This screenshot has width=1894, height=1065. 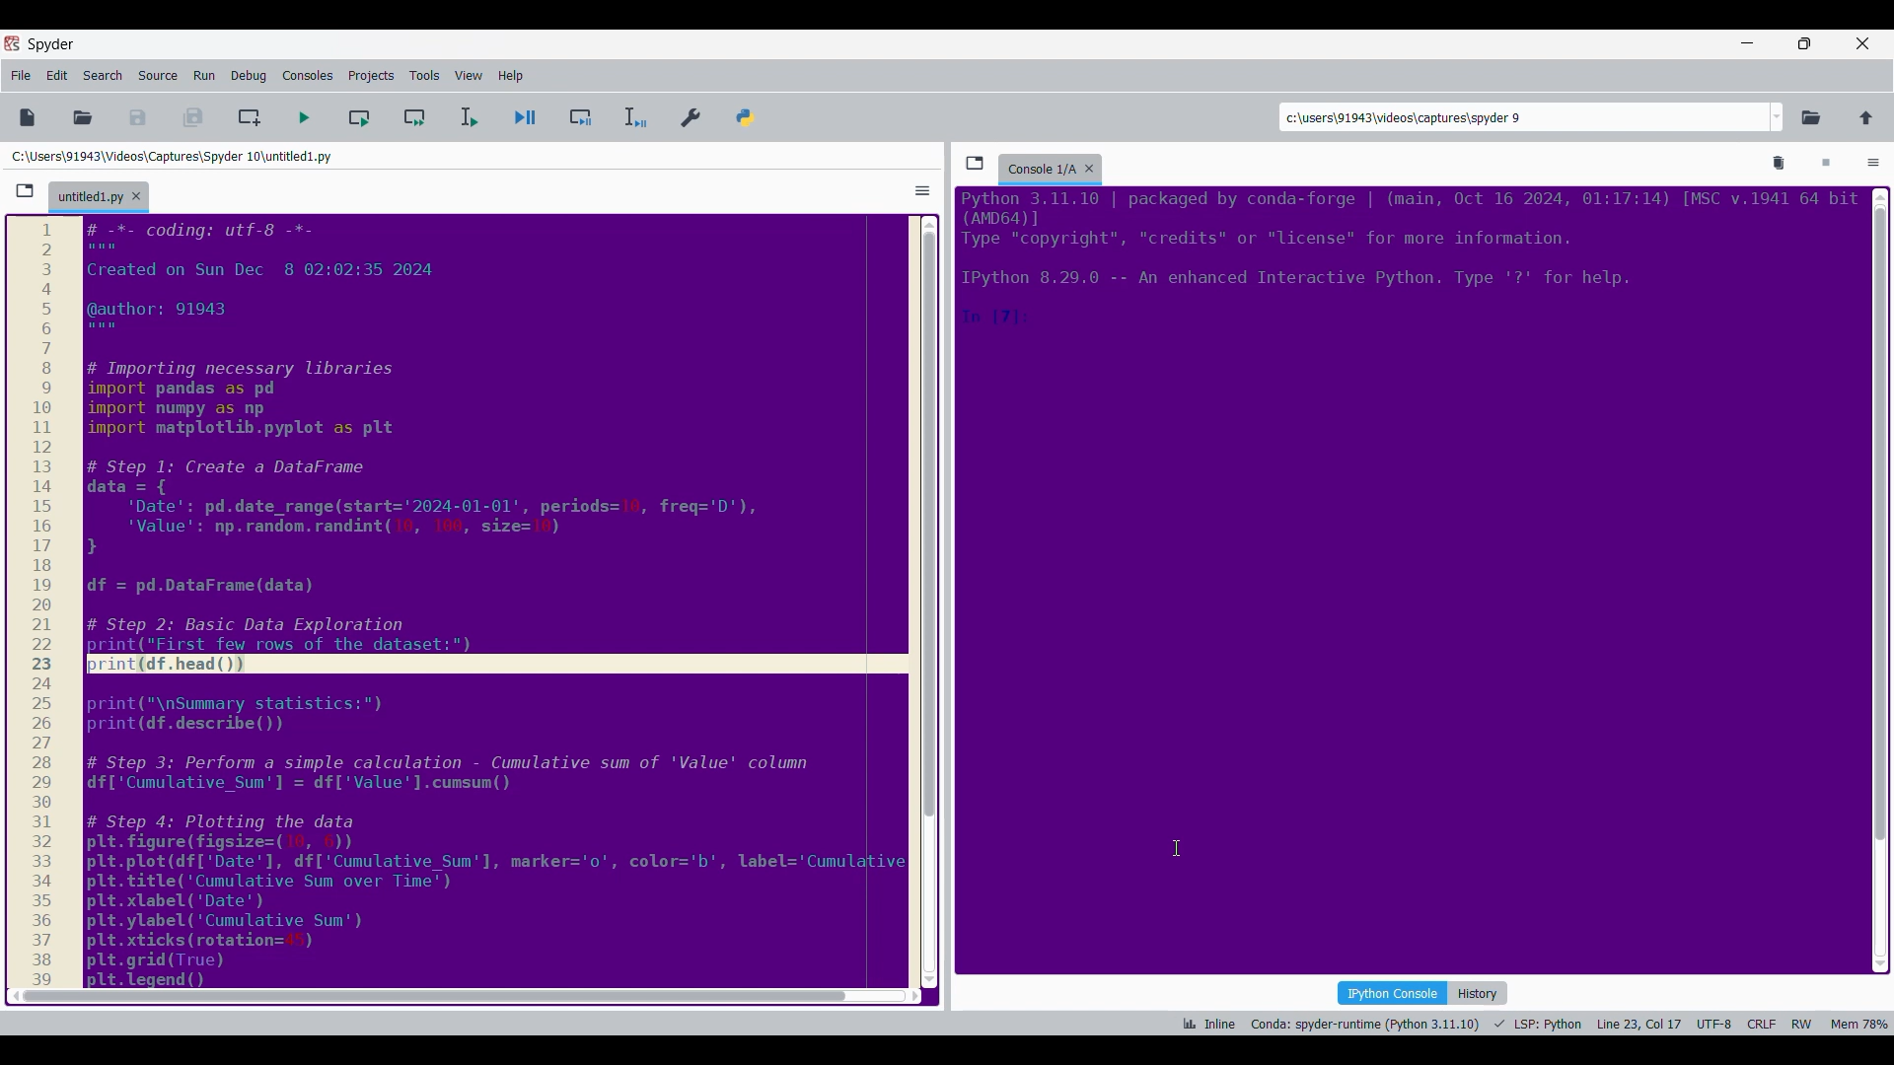 I want to click on Tools menu, so click(x=424, y=76).